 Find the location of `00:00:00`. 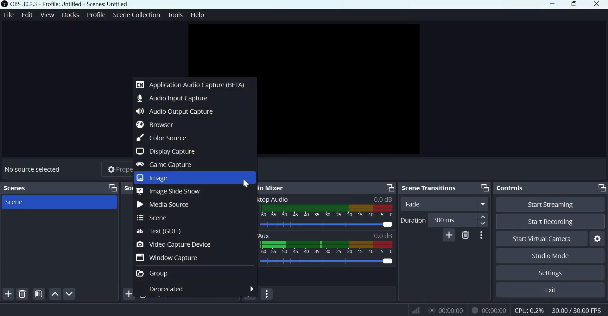

00:00:00 is located at coordinates (495, 310).